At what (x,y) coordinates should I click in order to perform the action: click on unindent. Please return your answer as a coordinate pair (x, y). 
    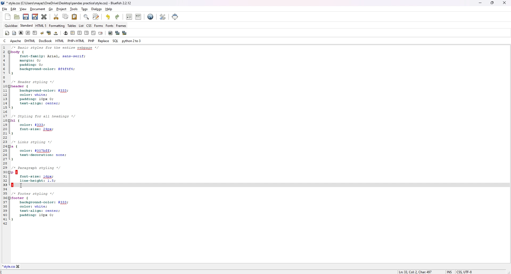
    Looking at the image, I should click on (129, 17).